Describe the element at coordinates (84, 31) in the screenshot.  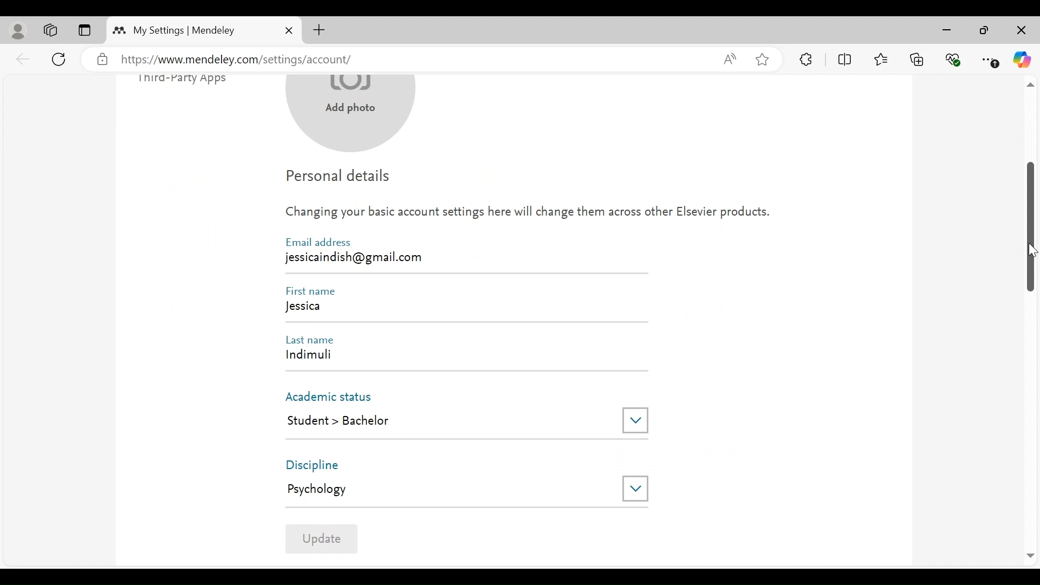
I see `Tab Actions Menu` at that location.